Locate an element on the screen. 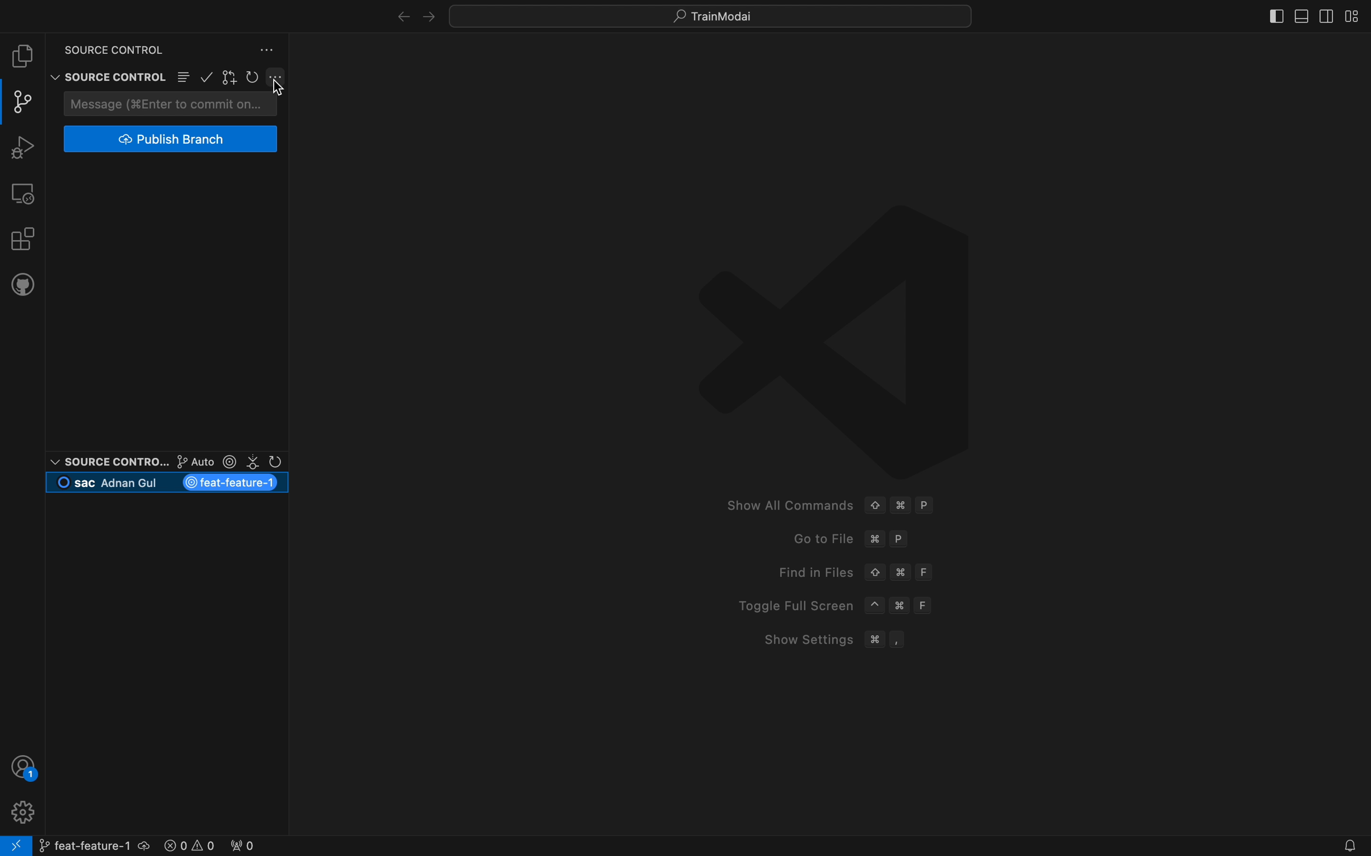  command is located at coordinates (875, 540).